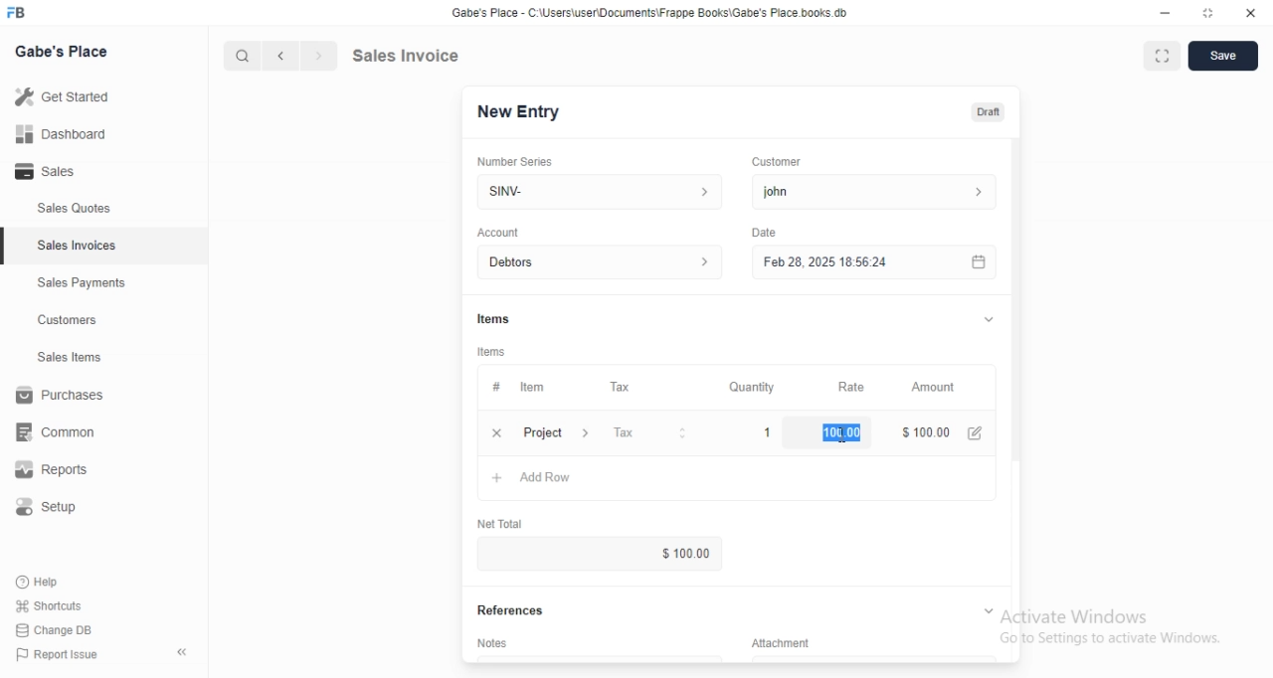 The height and width of the screenshot is (678, 1273). I want to click on ‘Net Total, so click(508, 521).